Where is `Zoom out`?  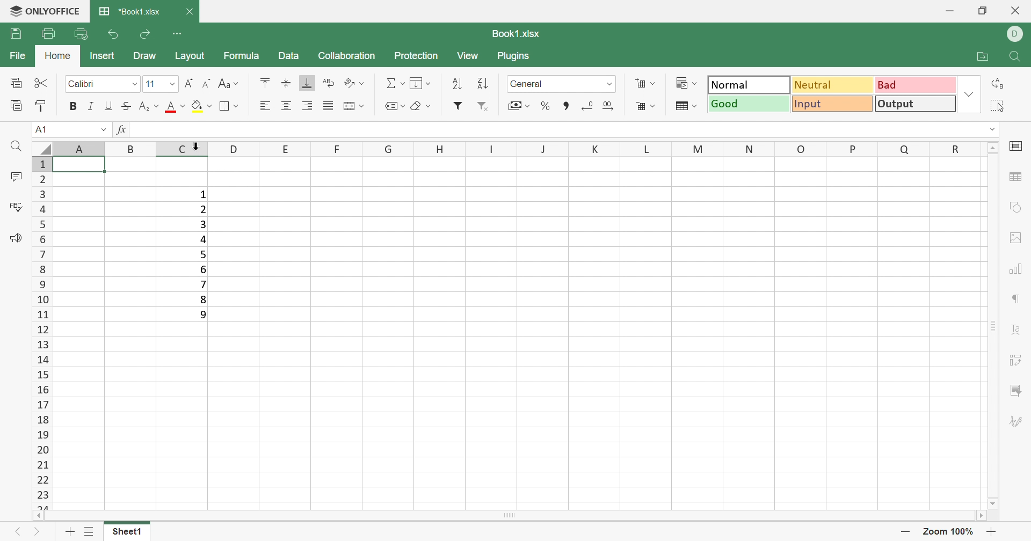 Zoom out is located at coordinates (991, 532).